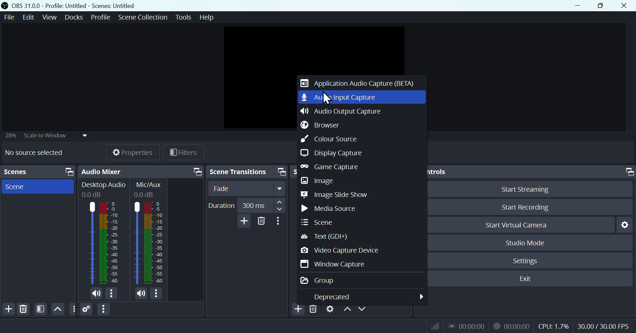  I want to click on 0.0dB, so click(92, 195).